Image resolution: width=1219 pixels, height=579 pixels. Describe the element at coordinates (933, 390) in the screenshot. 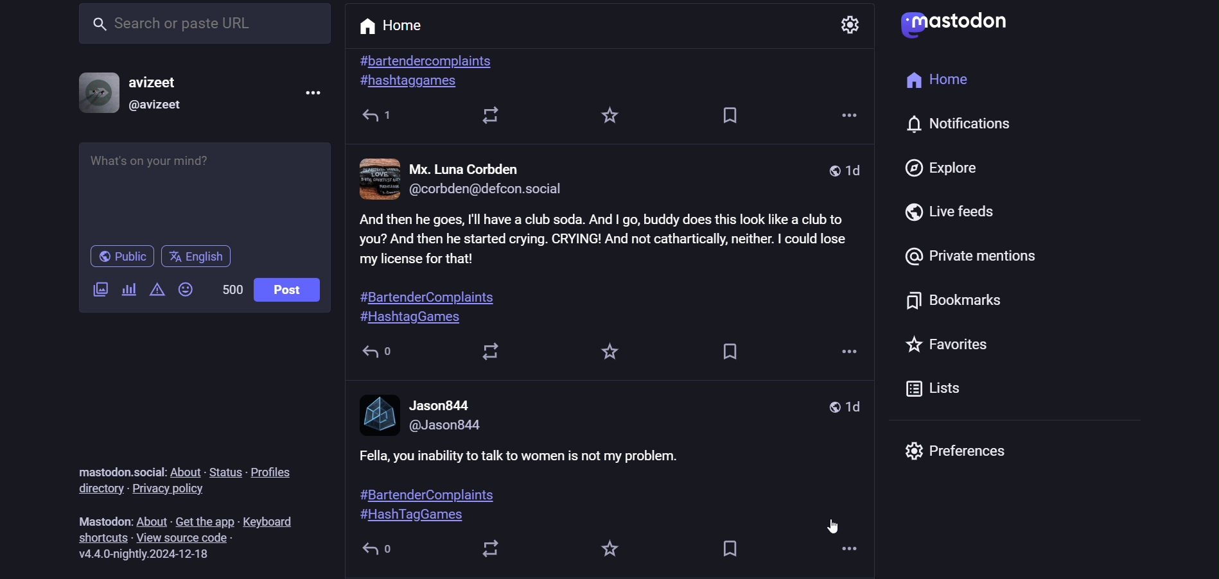

I see `lists` at that location.